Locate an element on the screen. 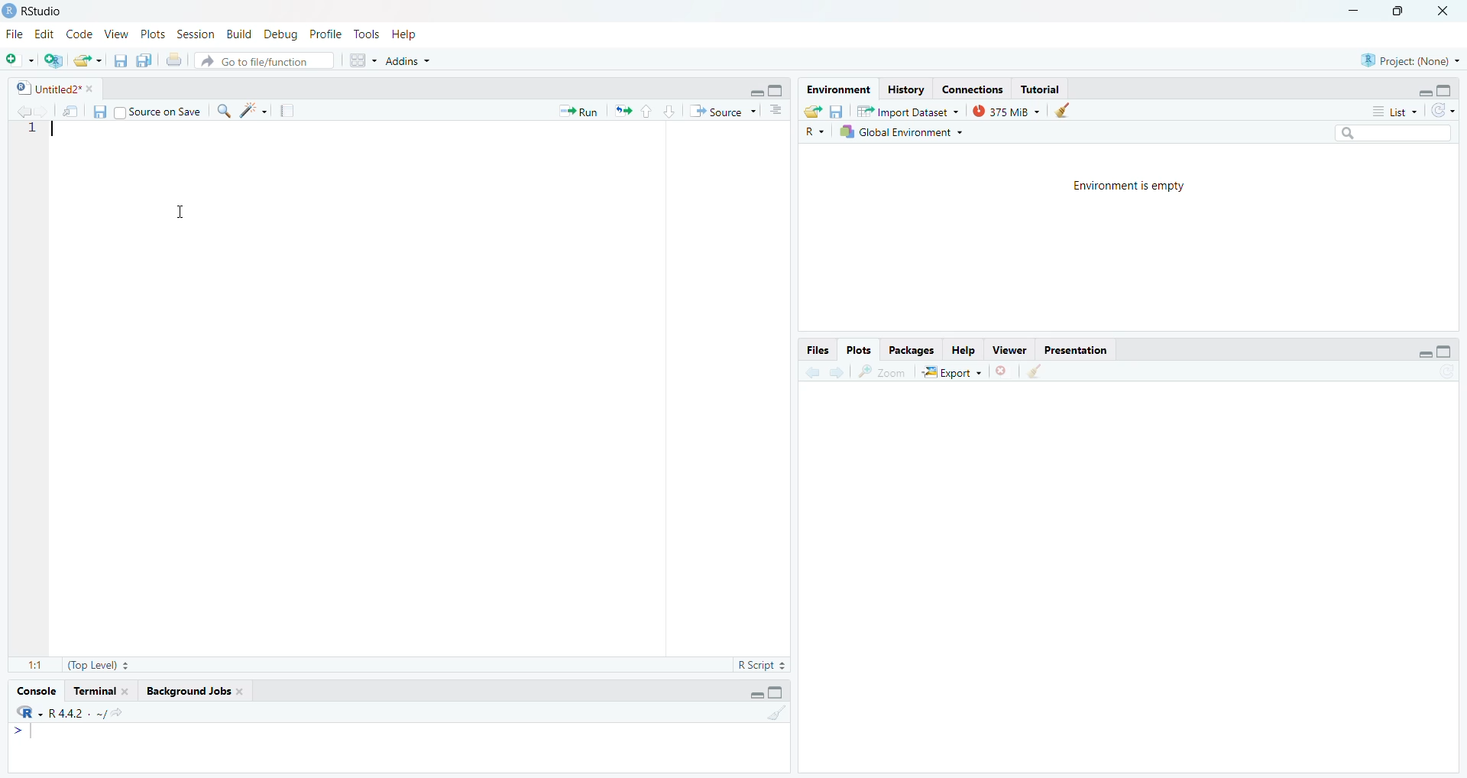 The width and height of the screenshot is (1467, 778). source on save is located at coordinates (161, 113).